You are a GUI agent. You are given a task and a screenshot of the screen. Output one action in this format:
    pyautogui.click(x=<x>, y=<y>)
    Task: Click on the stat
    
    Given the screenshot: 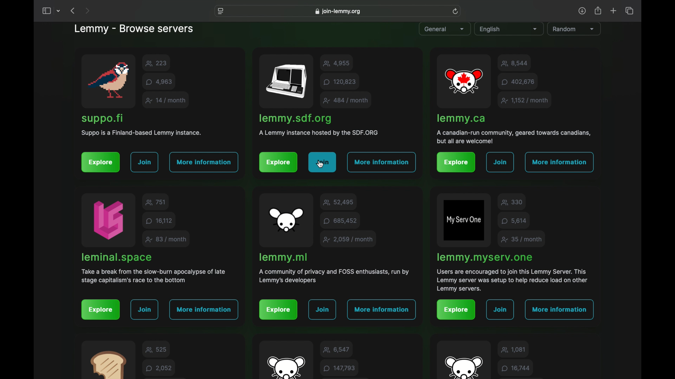 What is the action you would take?
    pyautogui.click(x=525, y=100)
    